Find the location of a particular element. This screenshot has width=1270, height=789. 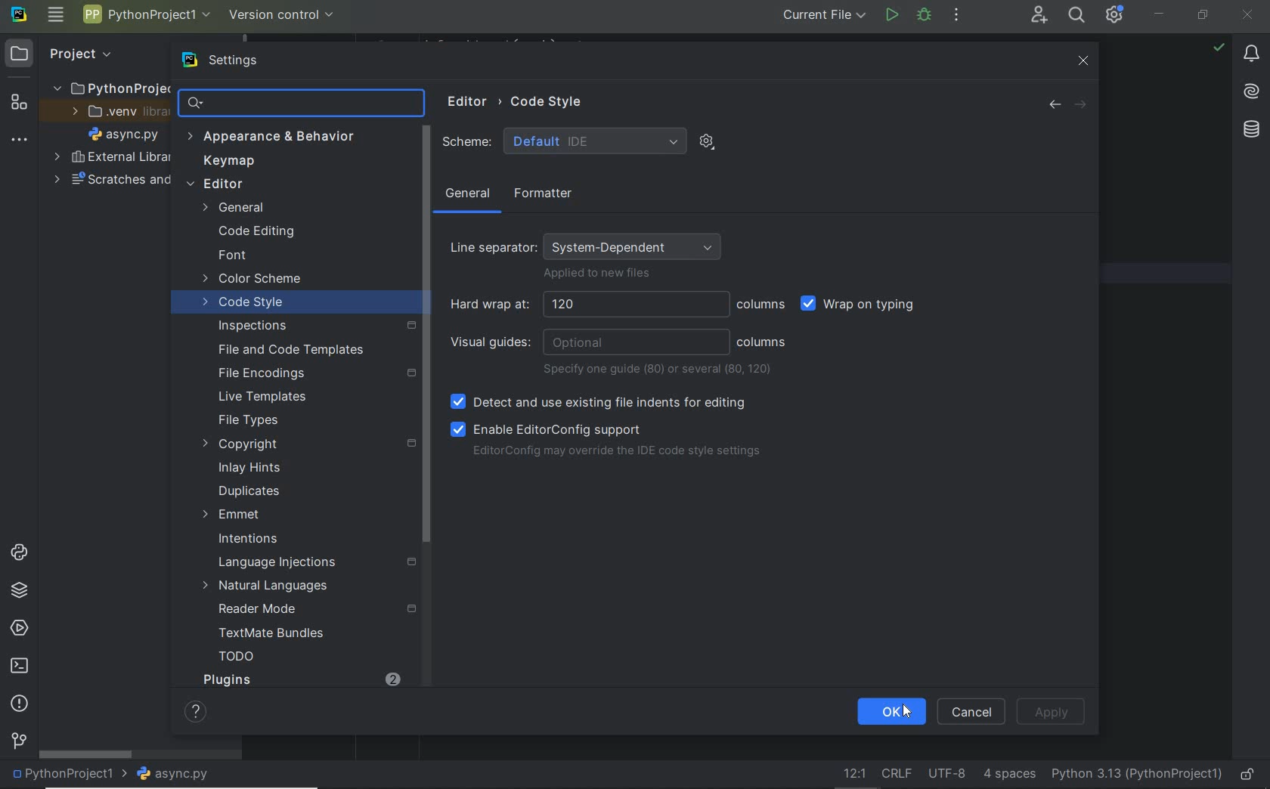

code with me is located at coordinates (1038, 17).